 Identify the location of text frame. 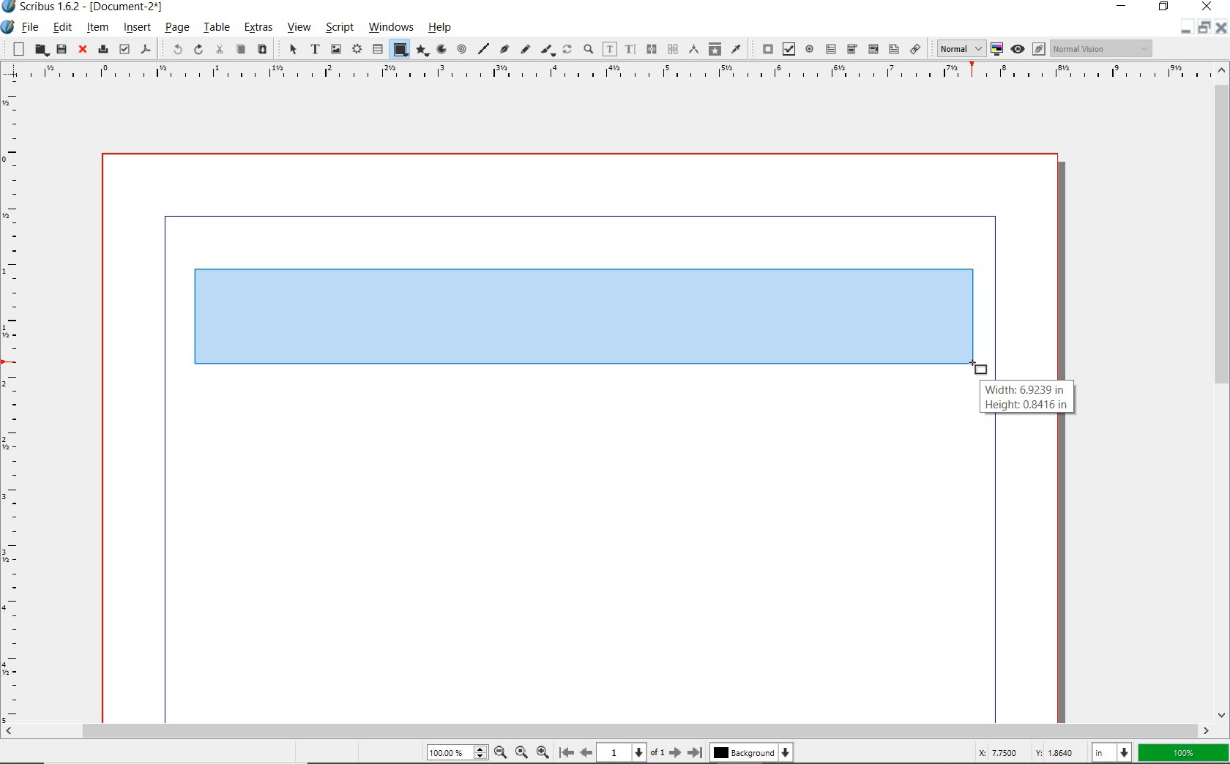
(316, 49).